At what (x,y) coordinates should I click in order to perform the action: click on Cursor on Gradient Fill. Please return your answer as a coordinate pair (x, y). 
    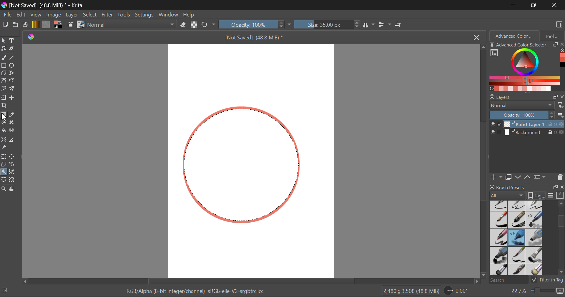
    Looking at the image, I should click on (4, 115).